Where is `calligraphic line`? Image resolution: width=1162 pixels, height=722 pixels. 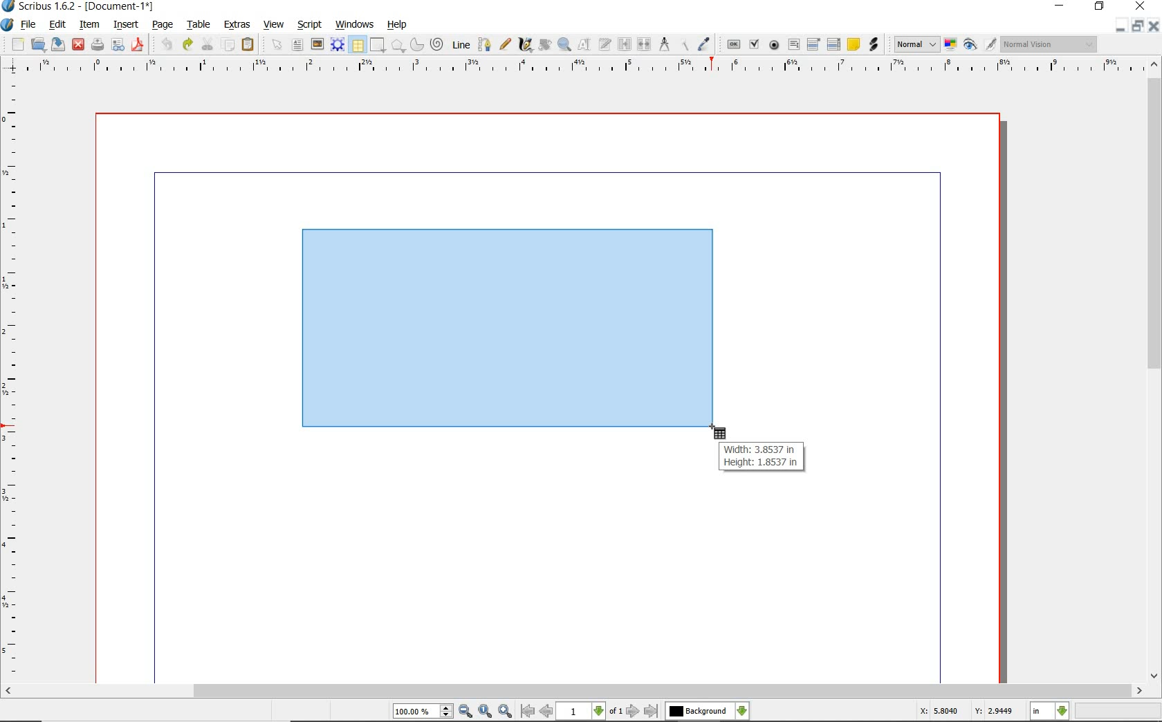
calligraphic line is located at coordinates (526, 45).